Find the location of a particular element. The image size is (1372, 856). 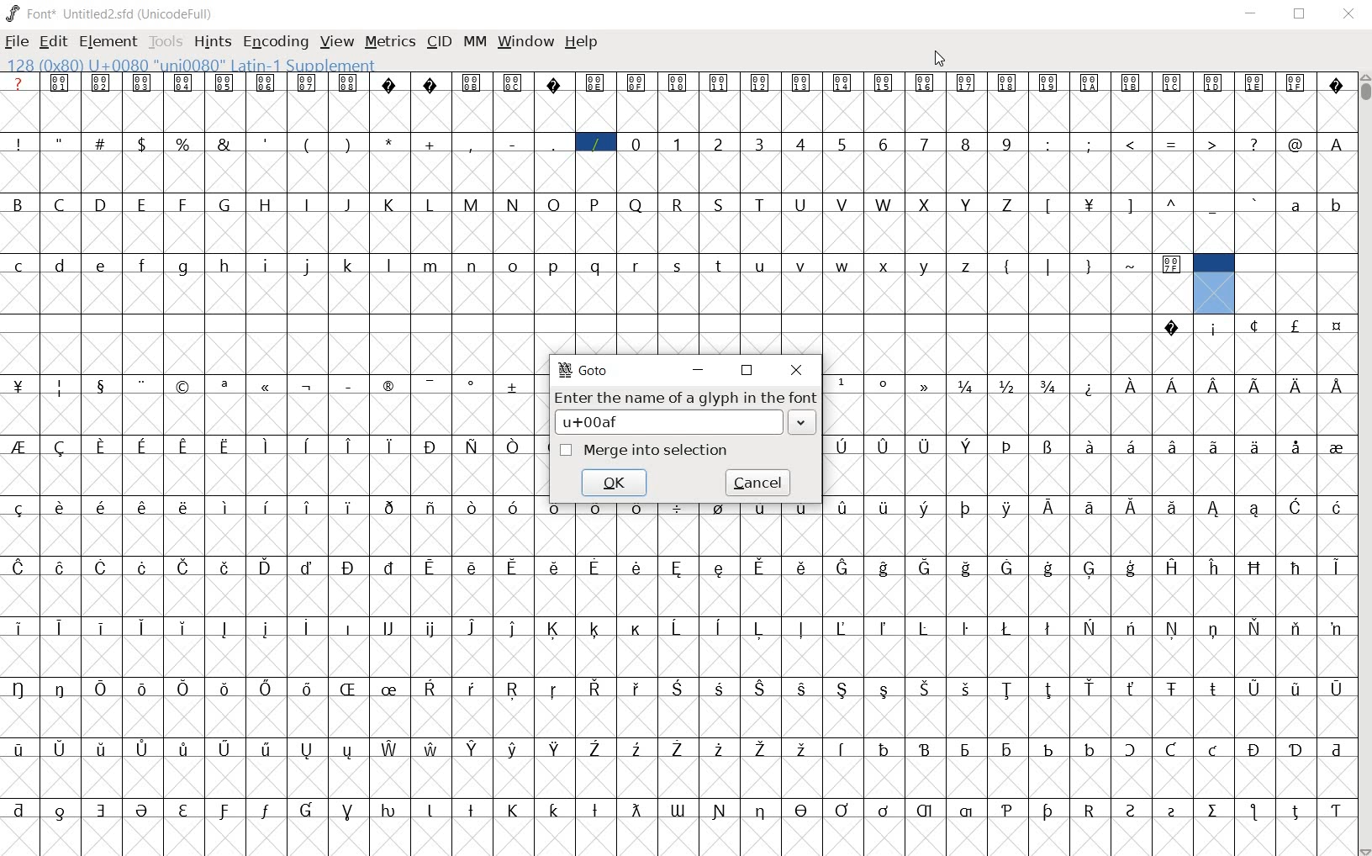

Symbol is located at coordinates (388, 629).